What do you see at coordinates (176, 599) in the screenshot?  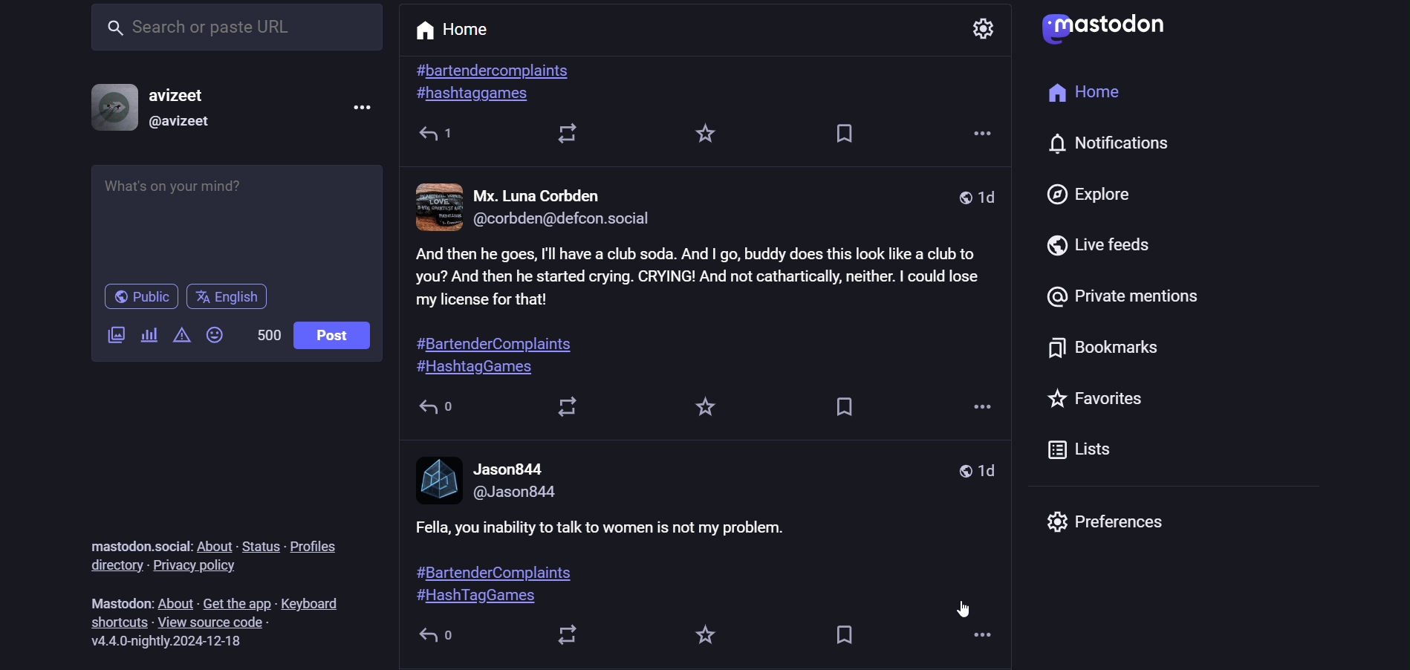 I see `about` at bounding box center [176, 599].